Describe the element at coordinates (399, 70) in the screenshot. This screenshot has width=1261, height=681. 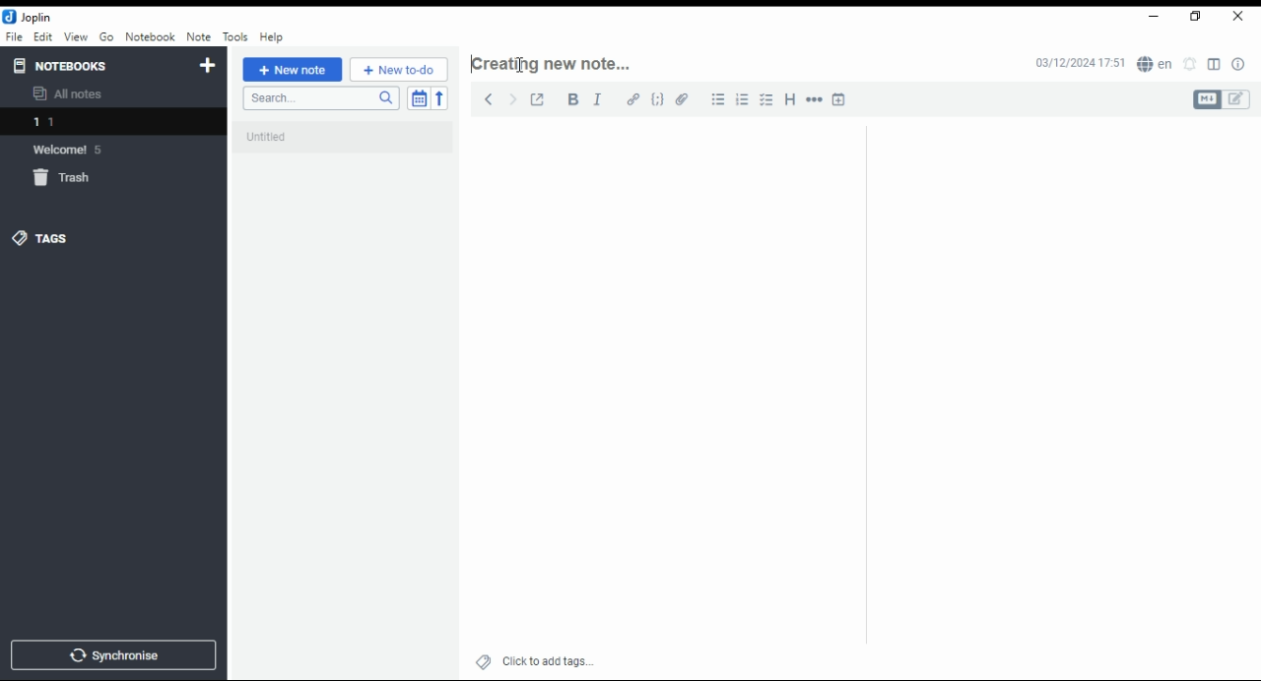
I see `new to-do list` at that location.